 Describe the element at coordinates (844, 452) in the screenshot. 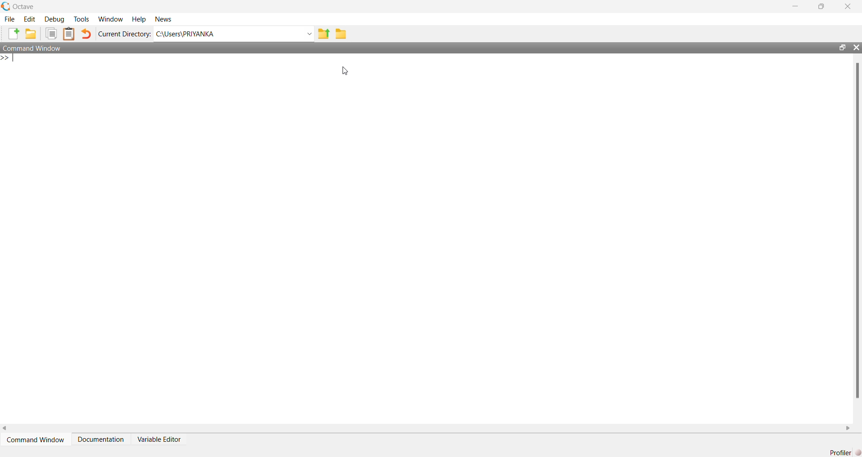

I see `Profiler` at that location.